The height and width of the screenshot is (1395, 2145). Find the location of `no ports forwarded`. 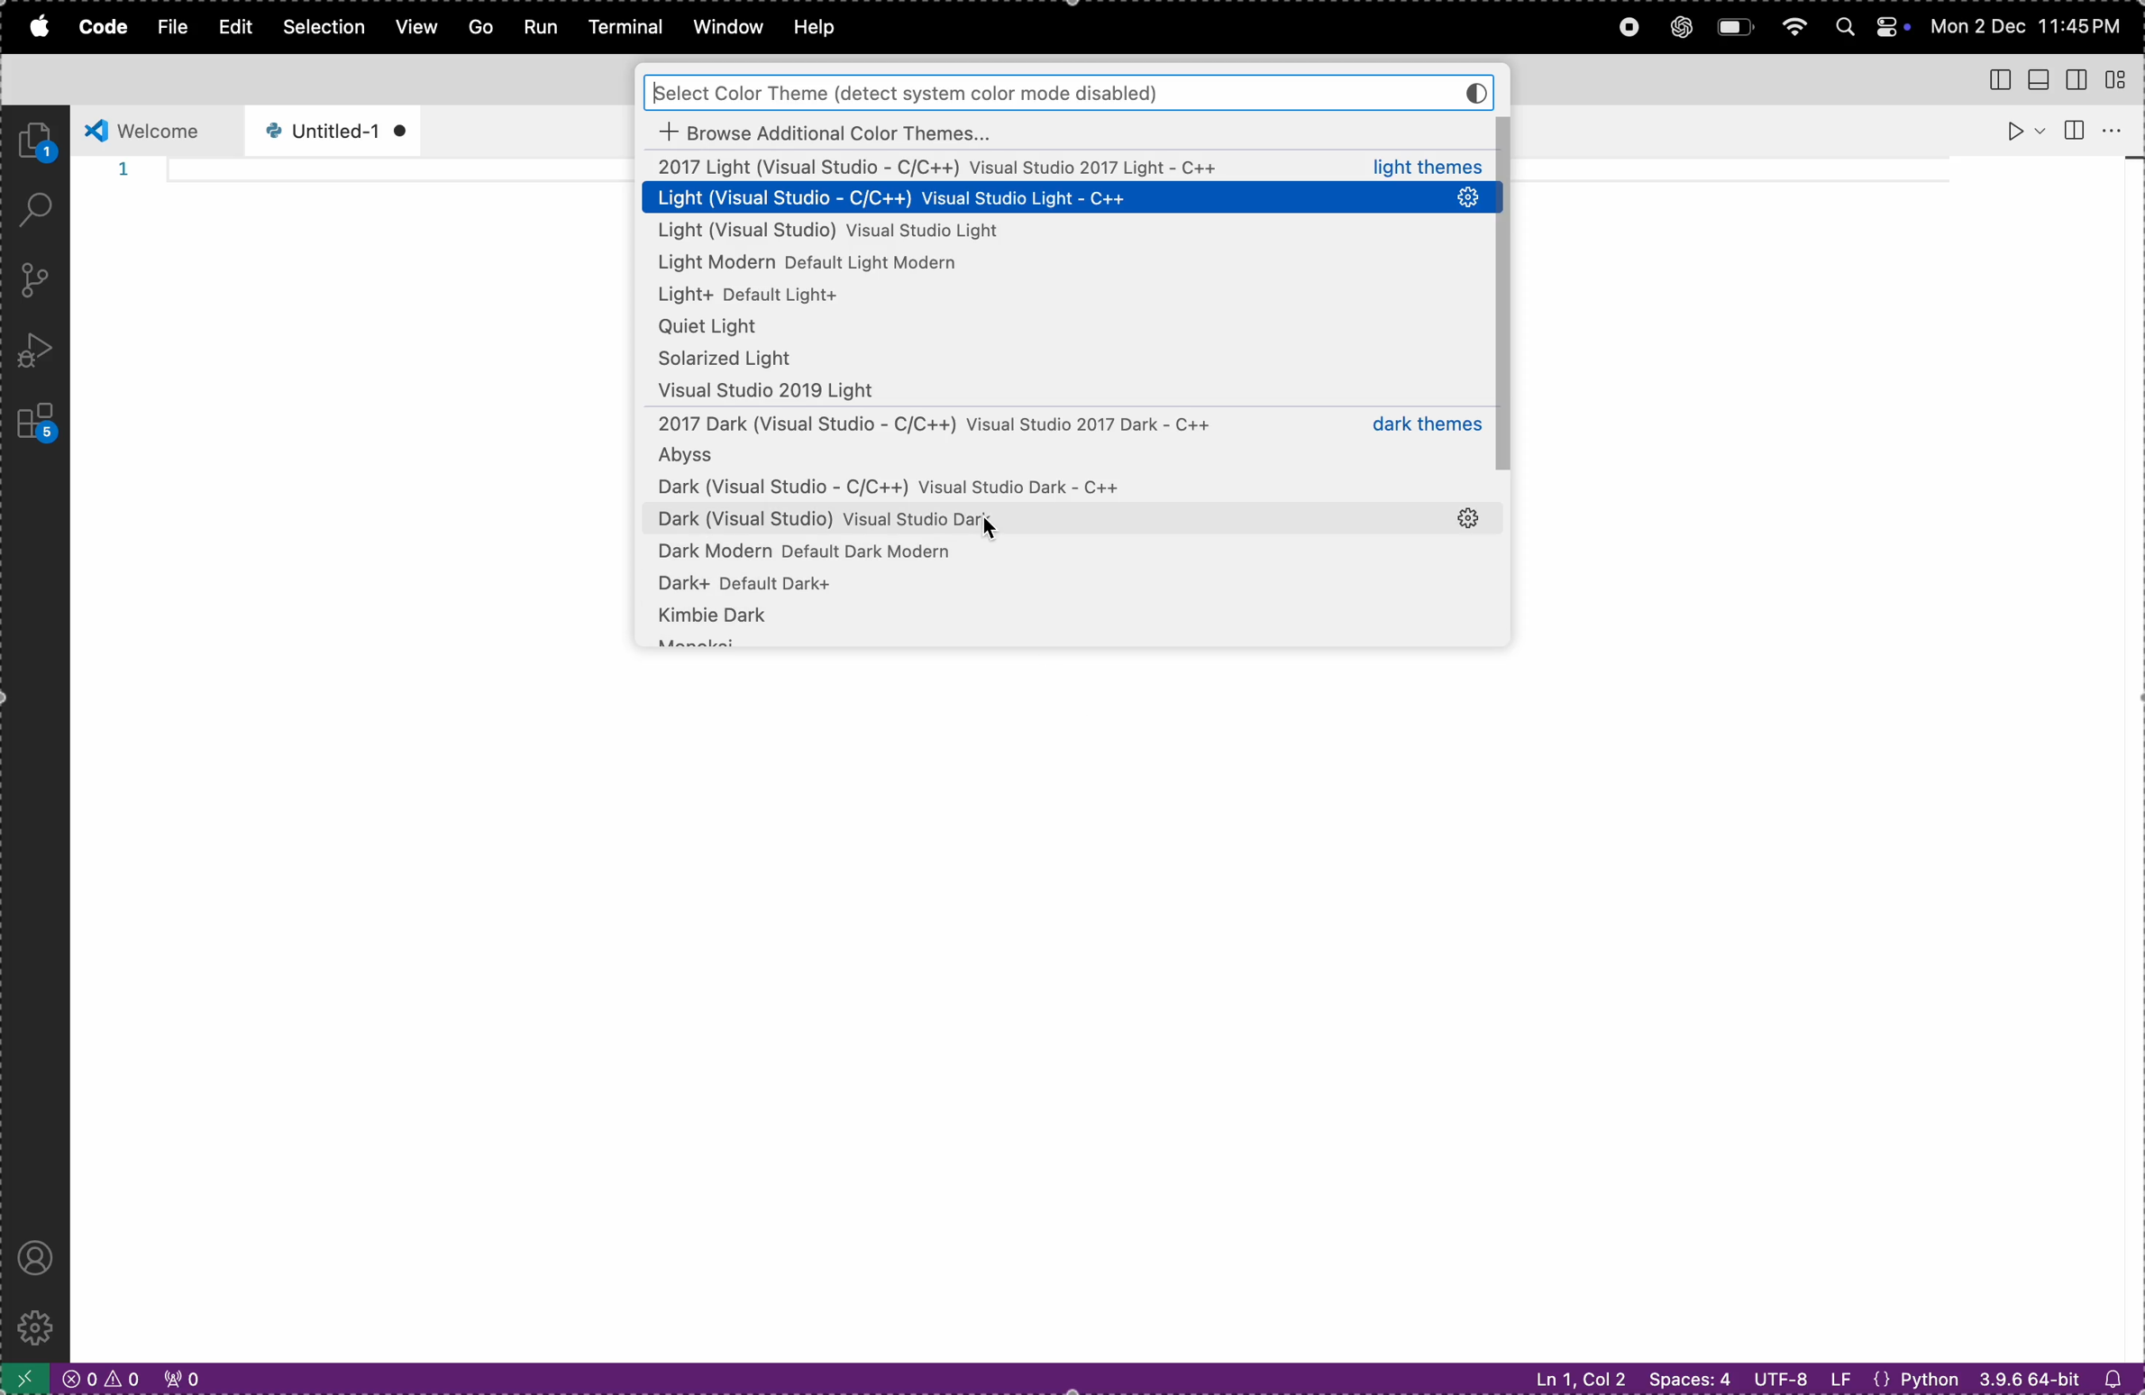

no ports forwarded is located at coordinates (180, 1379).